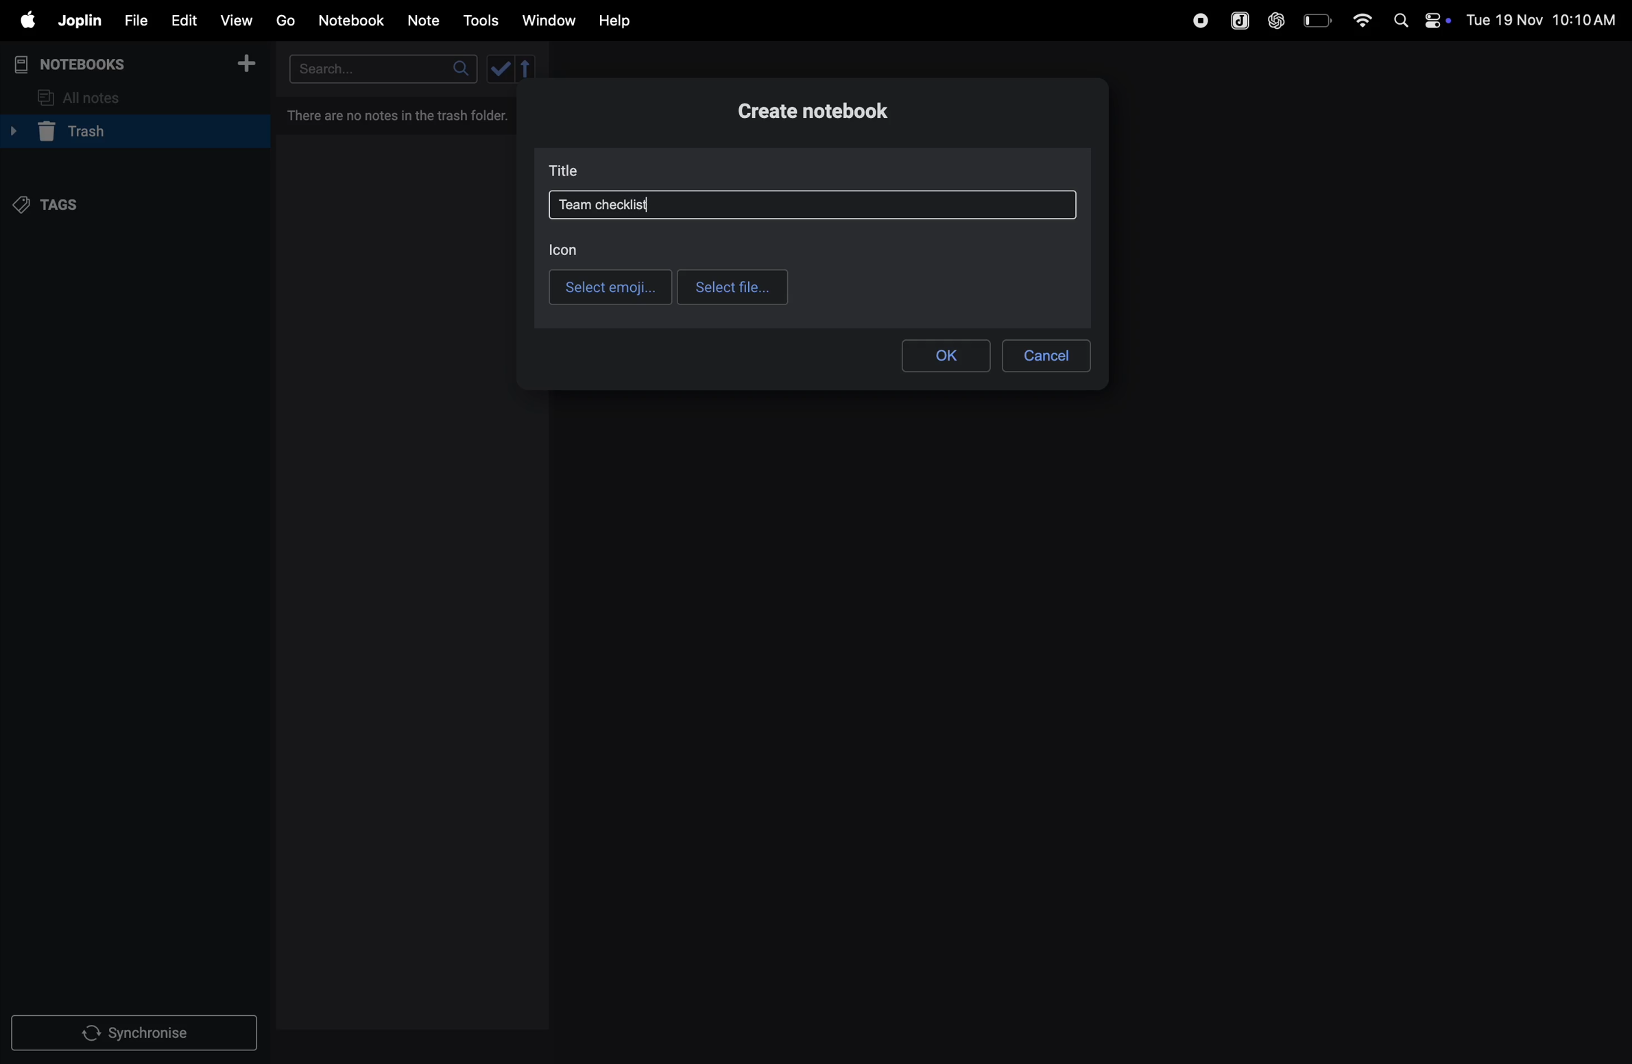  Describe the element at coordinates (430, 19) in the screenshot. I see `note` at that location.